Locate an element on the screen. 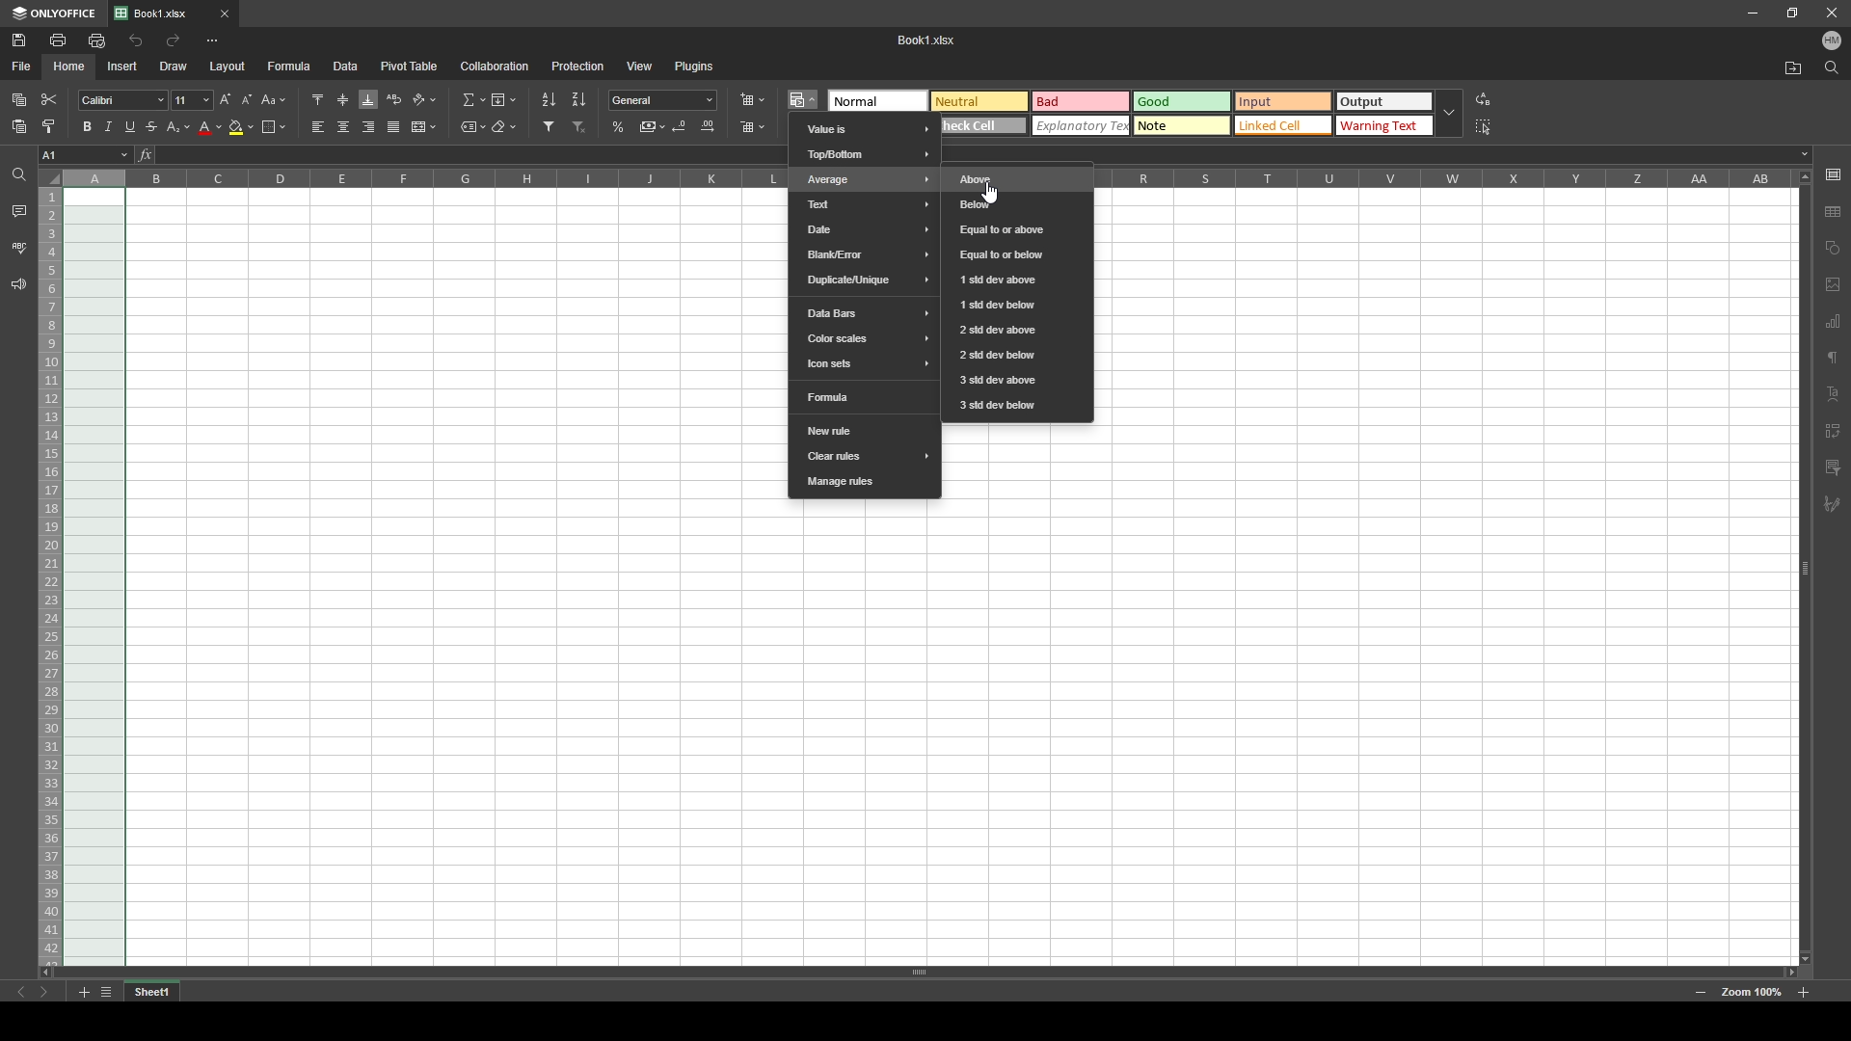 This screenshot has width=1851, height=1041. above is located at coordinates (1019, 177).